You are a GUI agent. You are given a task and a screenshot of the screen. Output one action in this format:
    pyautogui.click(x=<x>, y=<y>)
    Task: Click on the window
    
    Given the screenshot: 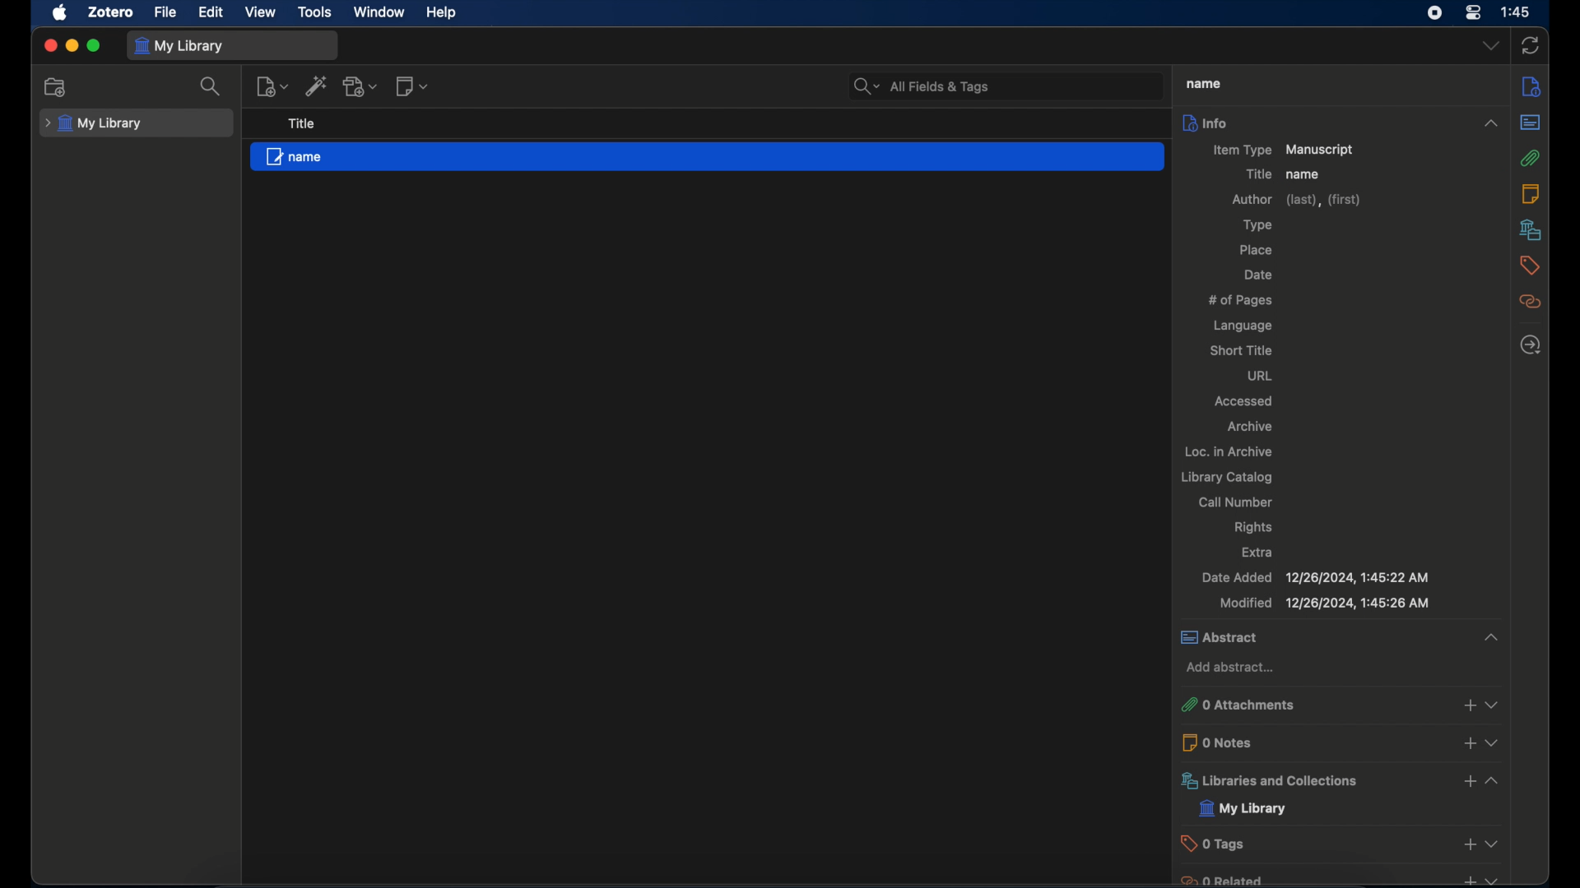 What is the action you would take?
    pyautogui.click(x=379, y=12)
    